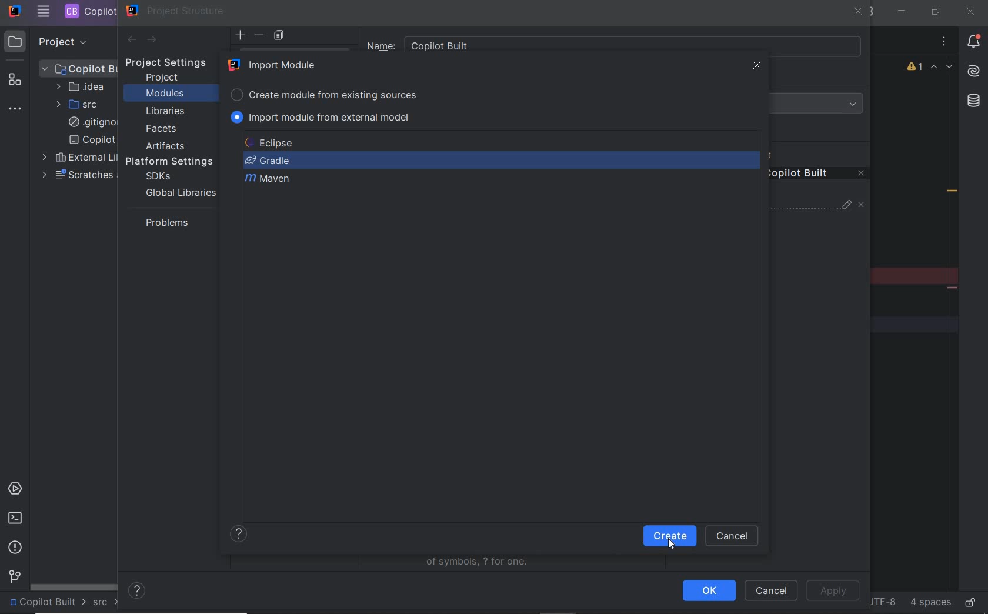  What do you see at coordinates (279, 36) in the screenshot?
I see `copy` at bounding box center [279, 36].